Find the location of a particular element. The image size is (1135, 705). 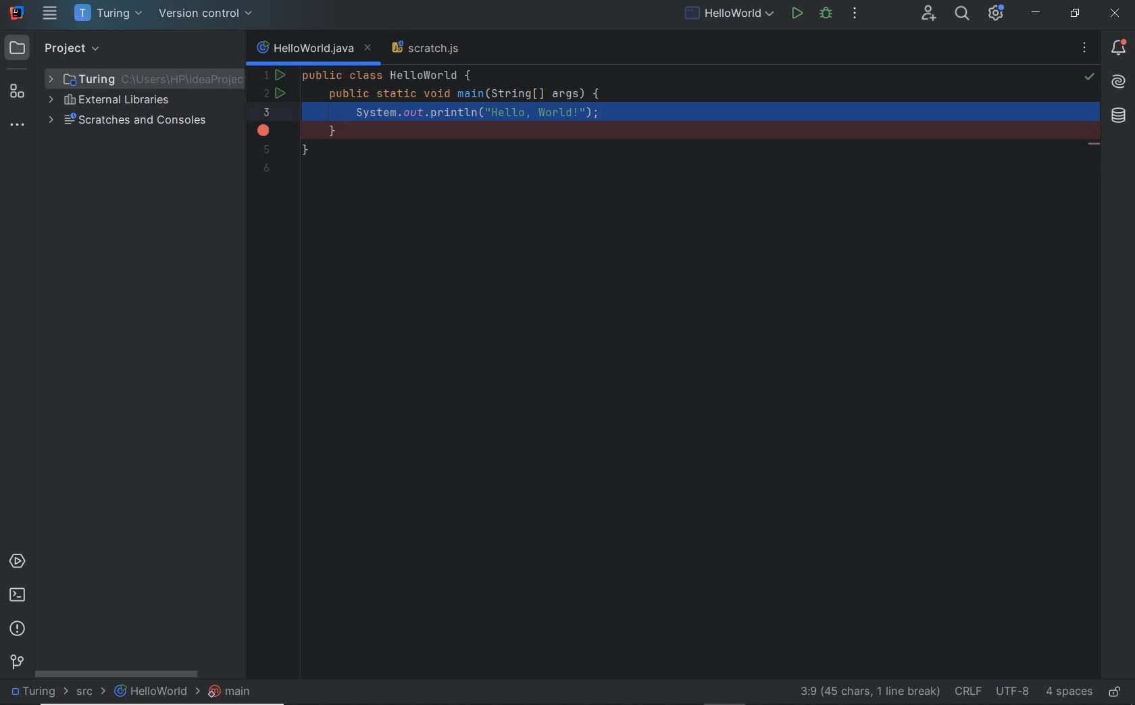

services is located at coordinates (17, 563).